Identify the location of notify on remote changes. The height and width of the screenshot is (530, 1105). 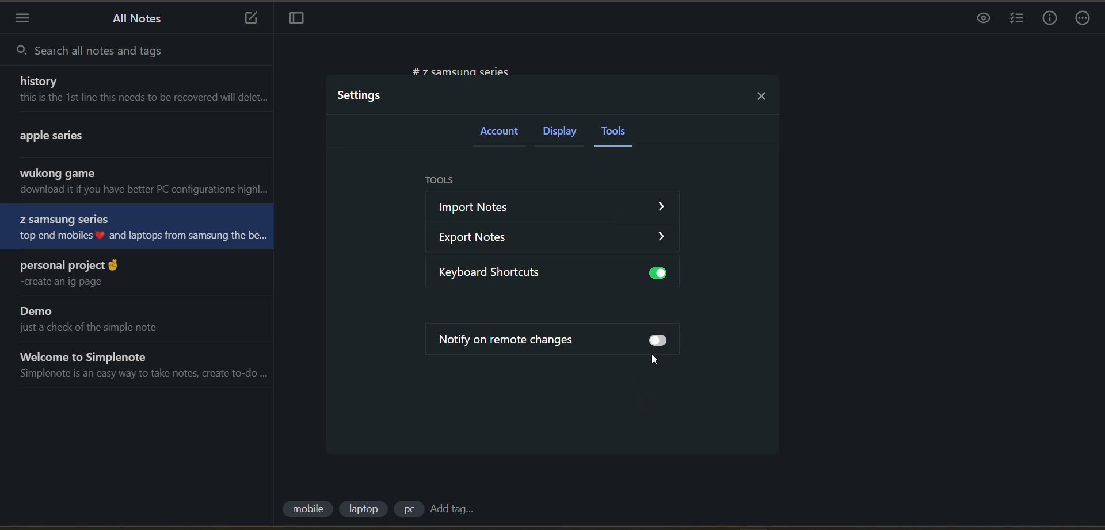
(503, 340).